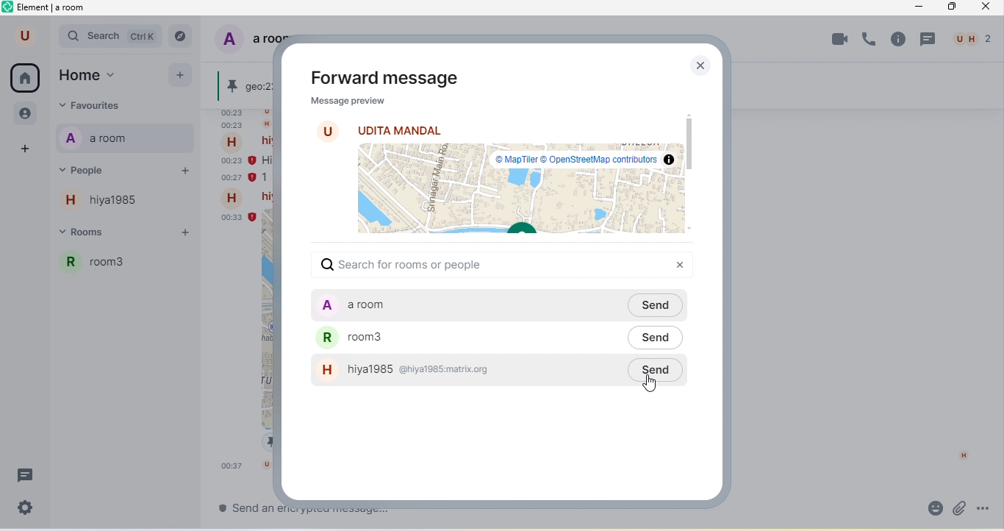 The image size is (1004, 531). What do you see at coordinates (989, 9) in the screenshot?
I see `close` at bounding box center [989, 9].